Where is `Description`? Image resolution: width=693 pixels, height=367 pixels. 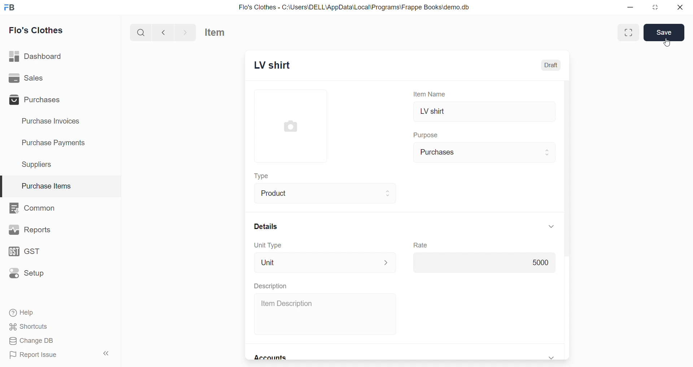 Description is located at coordinates (270, 286).